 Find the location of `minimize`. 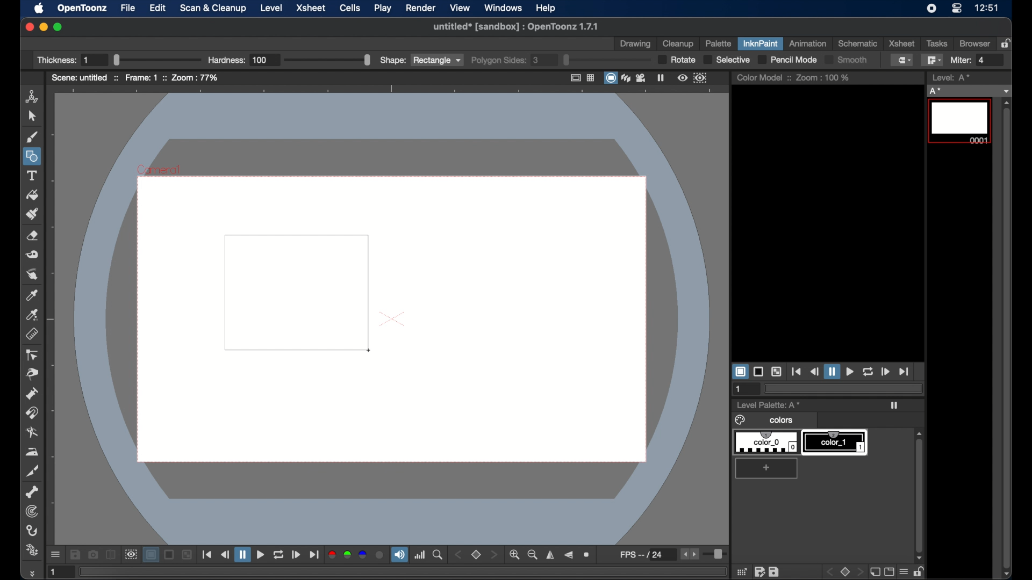

minimize is located at coordinates (43, 27).